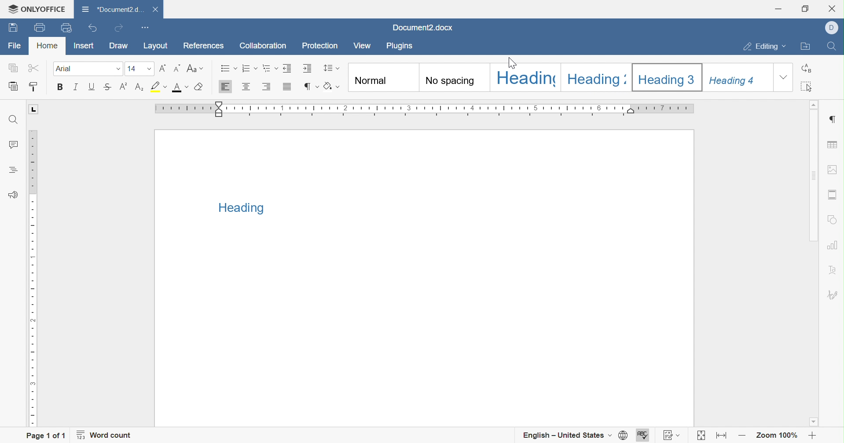  Describe the element at coordinates (567, 435) in the screenshot. I see `English - United States` at that location.